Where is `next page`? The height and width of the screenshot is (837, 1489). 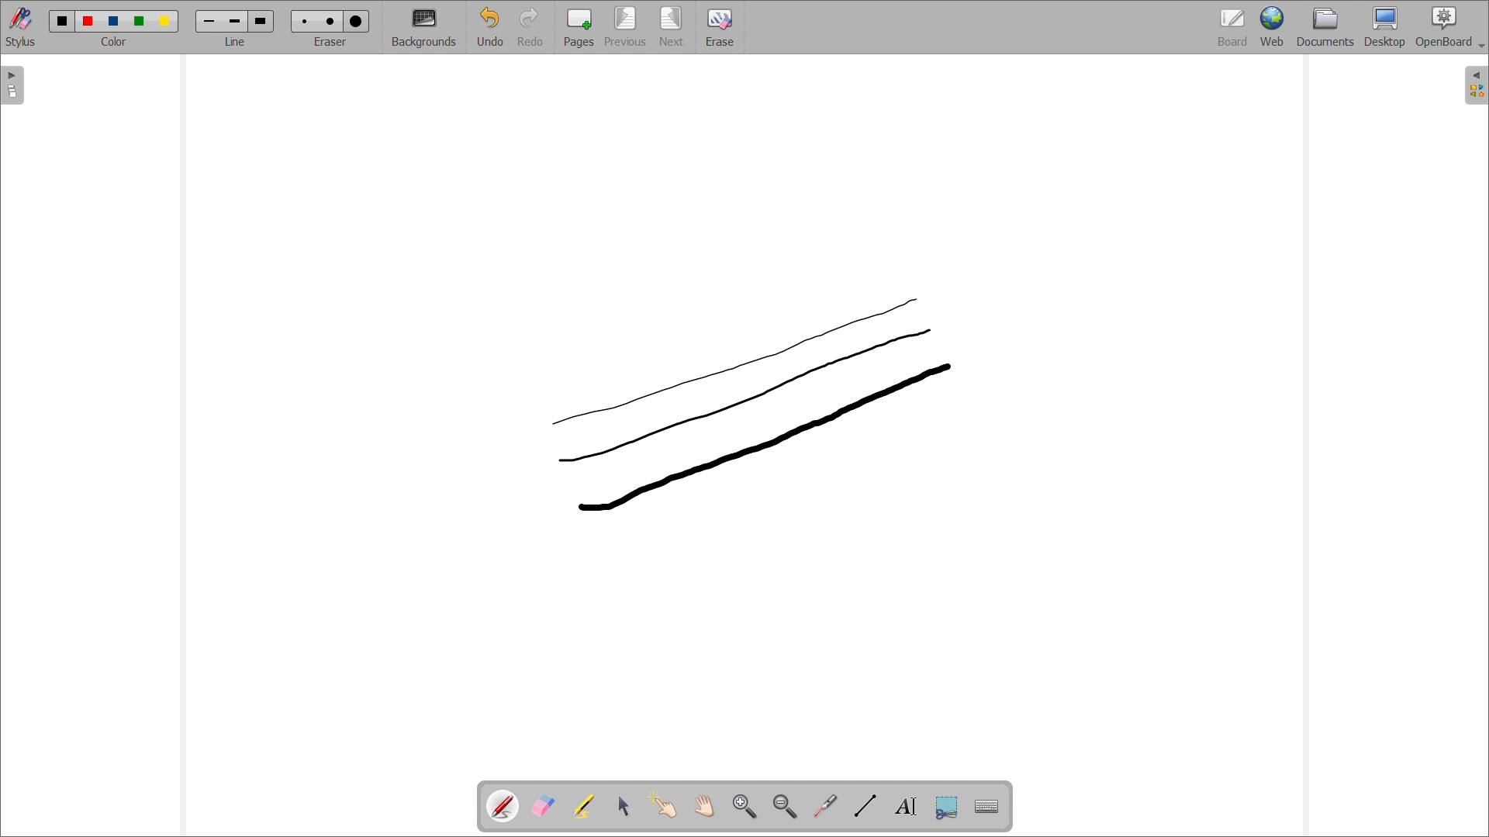 next page is located at coordinates (672, 27).